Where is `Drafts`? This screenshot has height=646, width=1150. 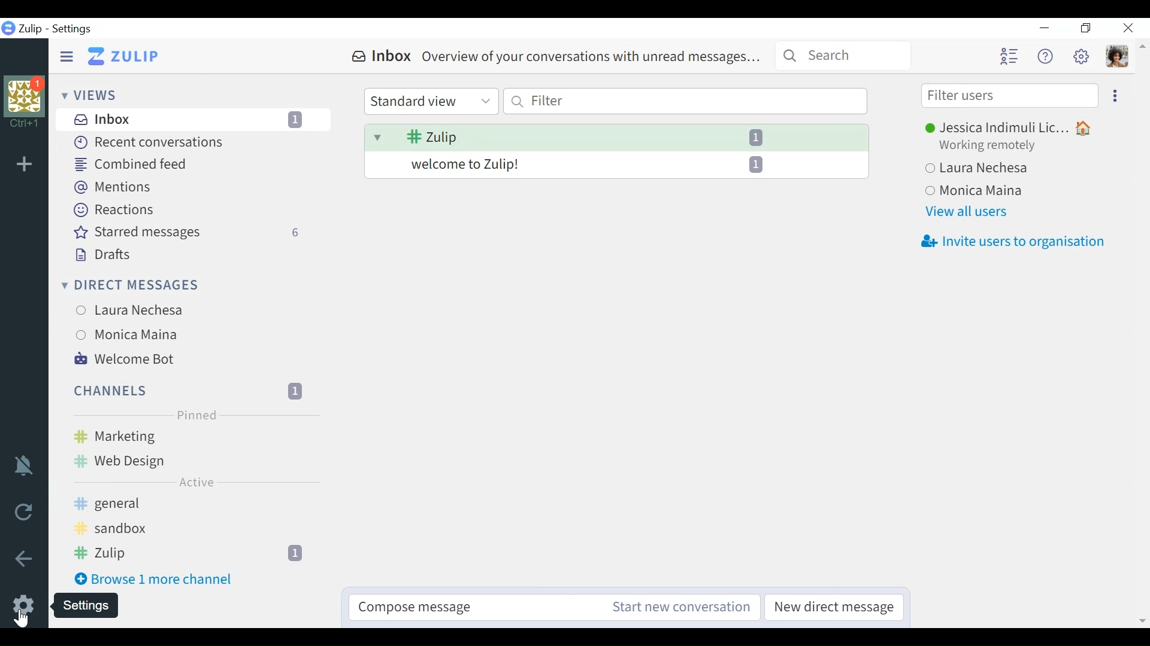 Drafts is located at coordinates (109, 255).